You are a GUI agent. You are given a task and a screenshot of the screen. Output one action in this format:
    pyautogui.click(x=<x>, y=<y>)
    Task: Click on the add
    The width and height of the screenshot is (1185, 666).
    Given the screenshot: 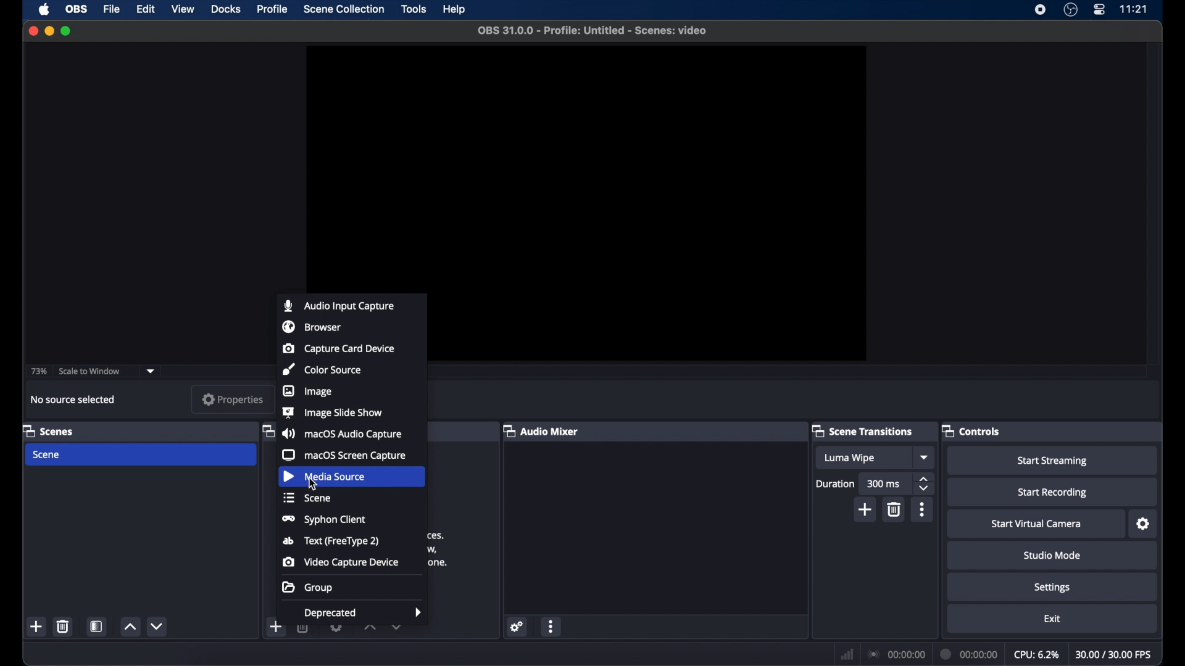 What is the action you would take?
    pyautogui.click(x=276, y=627)
    